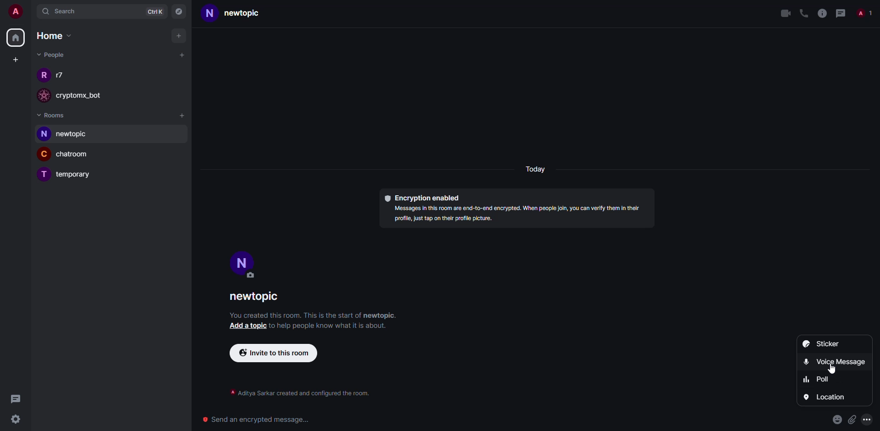  What do you see at coordinates (802, 13) in the screenshot?
I see `voice call` at bounding box center [802, 13].